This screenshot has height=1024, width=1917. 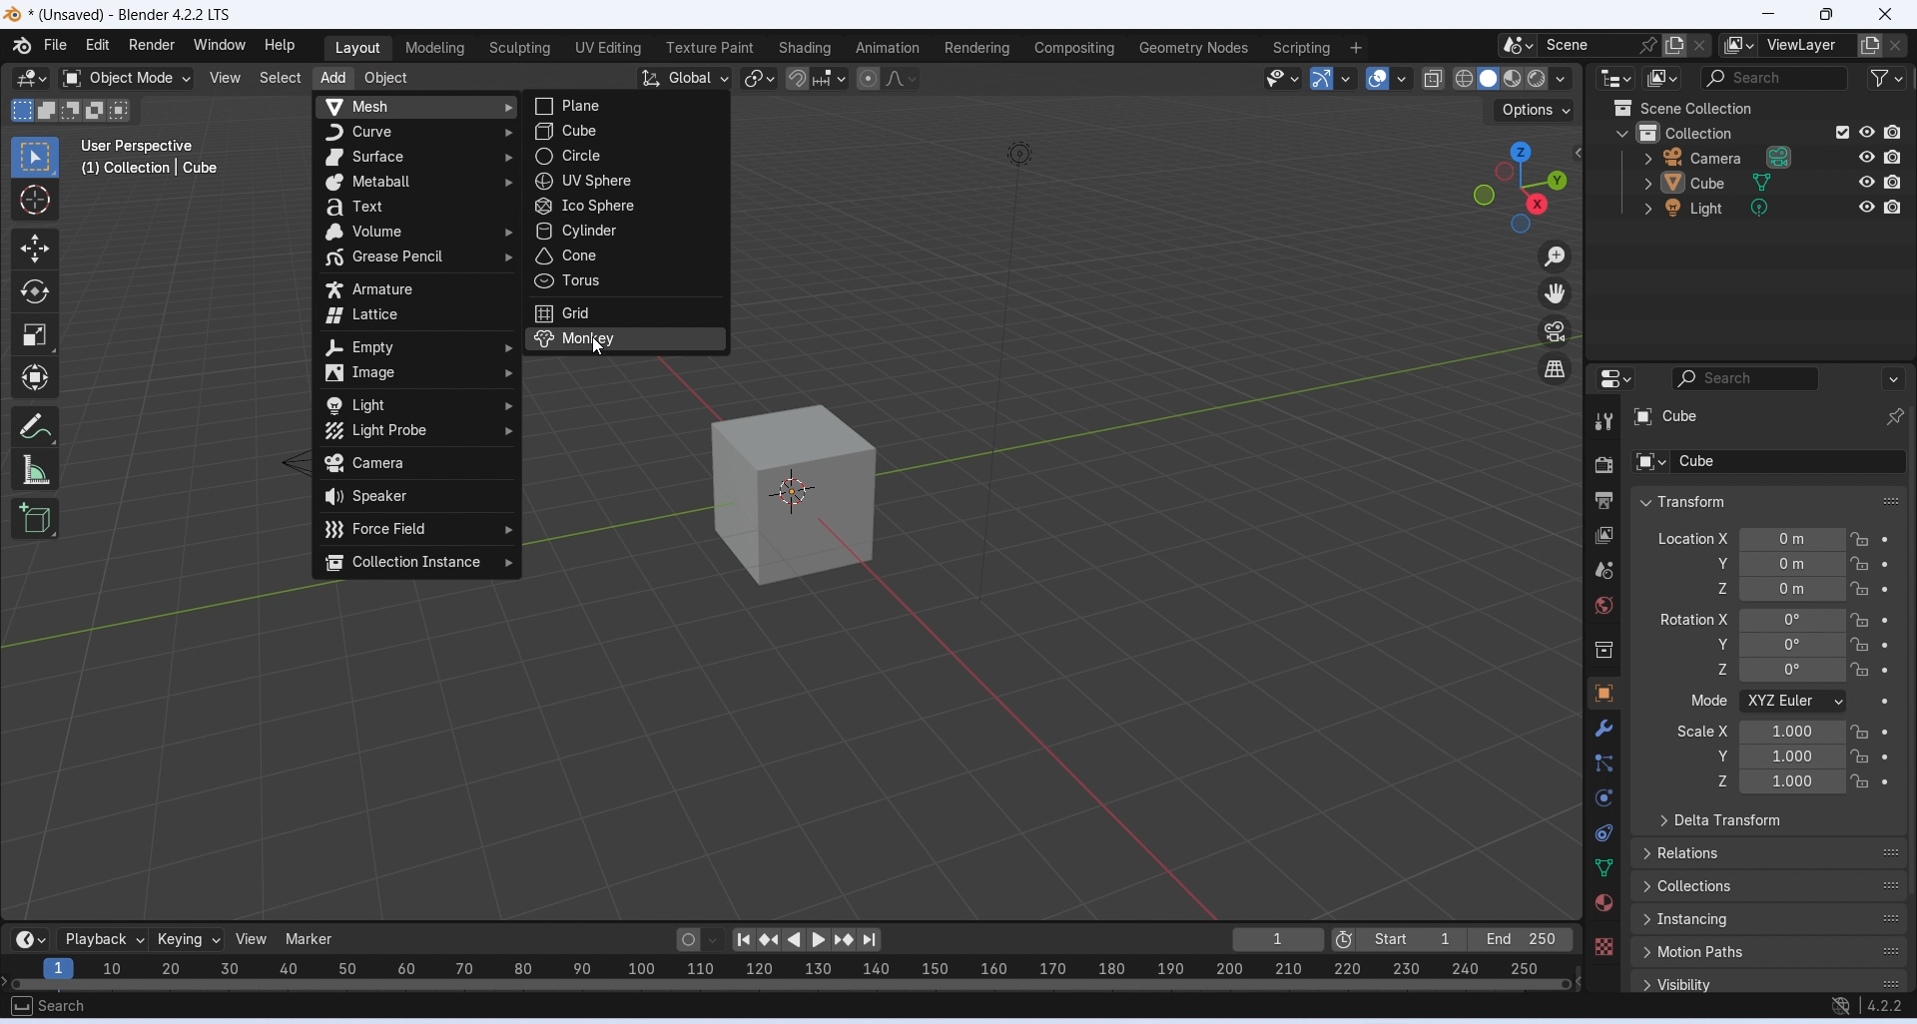 What do you see at coordinates (64, 1006) in the screenshot?
I see `Search` at bounding box center [64, 1006].